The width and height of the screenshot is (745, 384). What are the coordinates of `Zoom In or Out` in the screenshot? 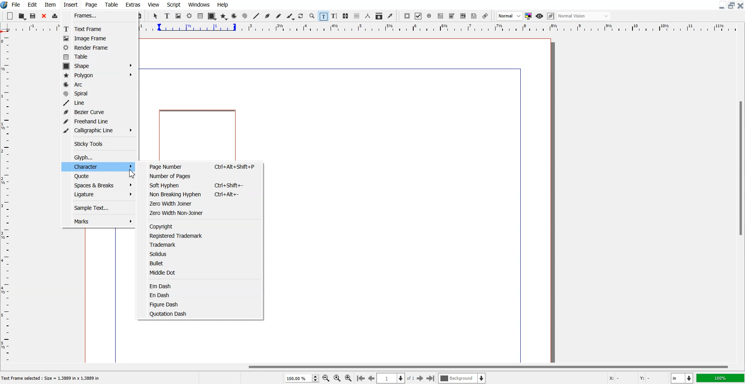 It's located at (312, 16).